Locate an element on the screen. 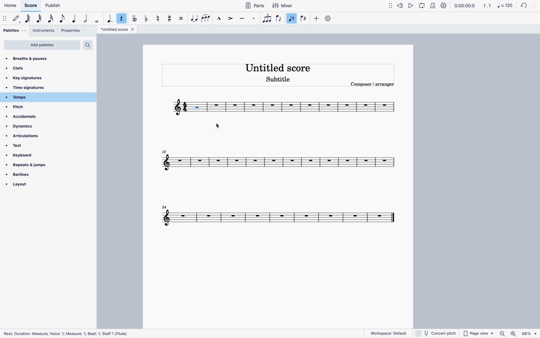  move is located at coordinates (389, 5).